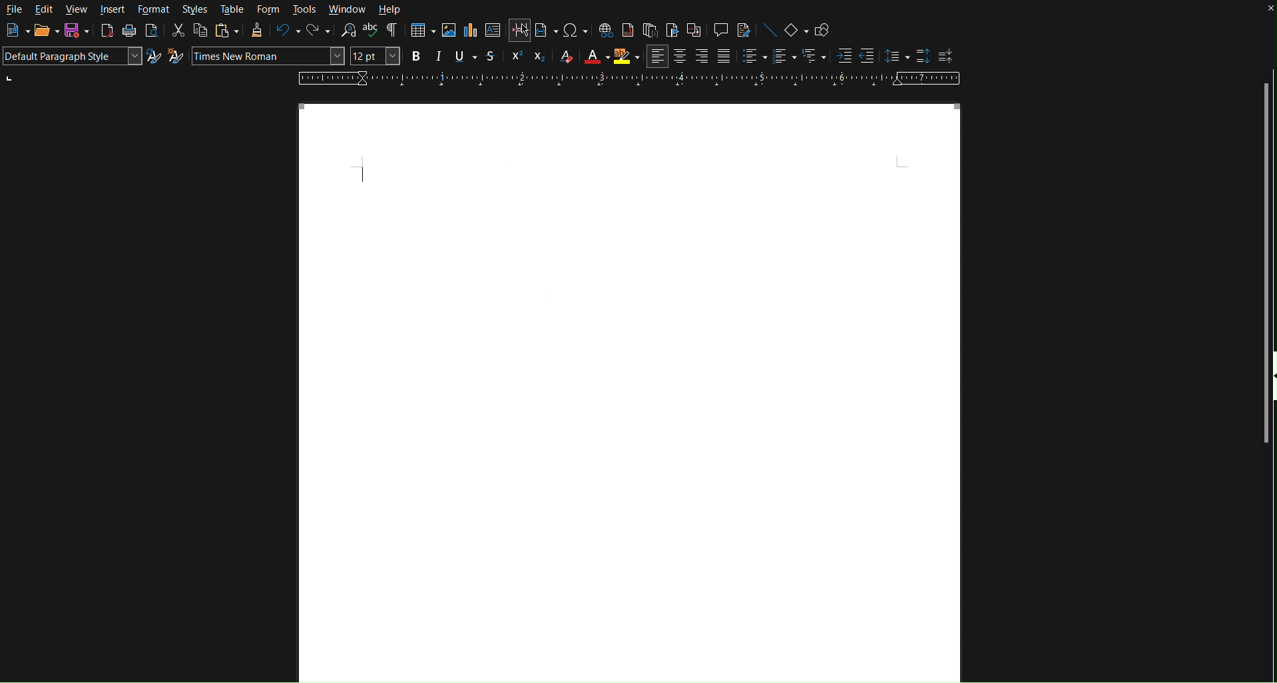 This screenshot has height=683, width=1277. I want to click on Insert, so click(113, 9).